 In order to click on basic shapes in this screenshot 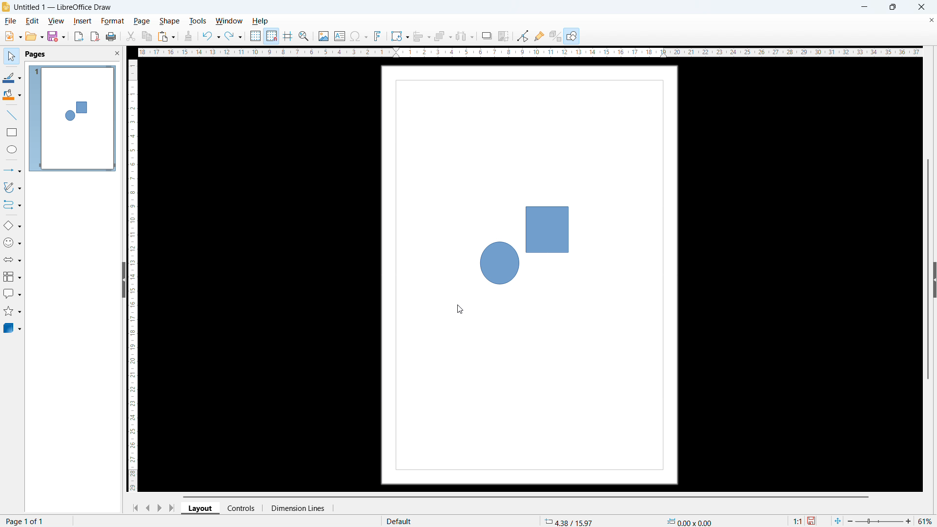, I will do `click(13, 225)`.